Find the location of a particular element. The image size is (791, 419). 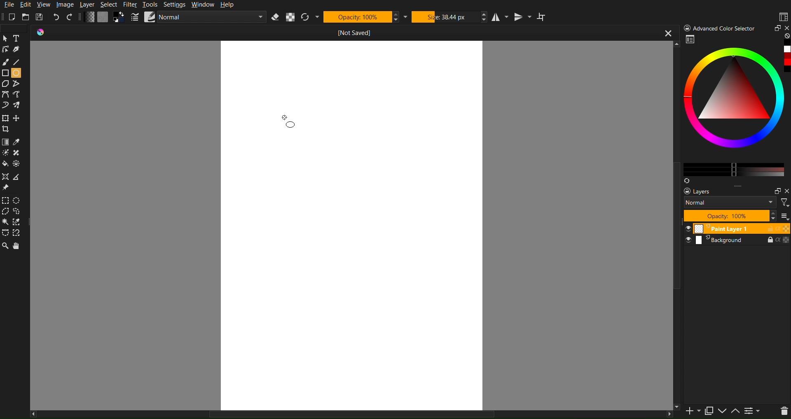

View is located at coordinates (44, 5).